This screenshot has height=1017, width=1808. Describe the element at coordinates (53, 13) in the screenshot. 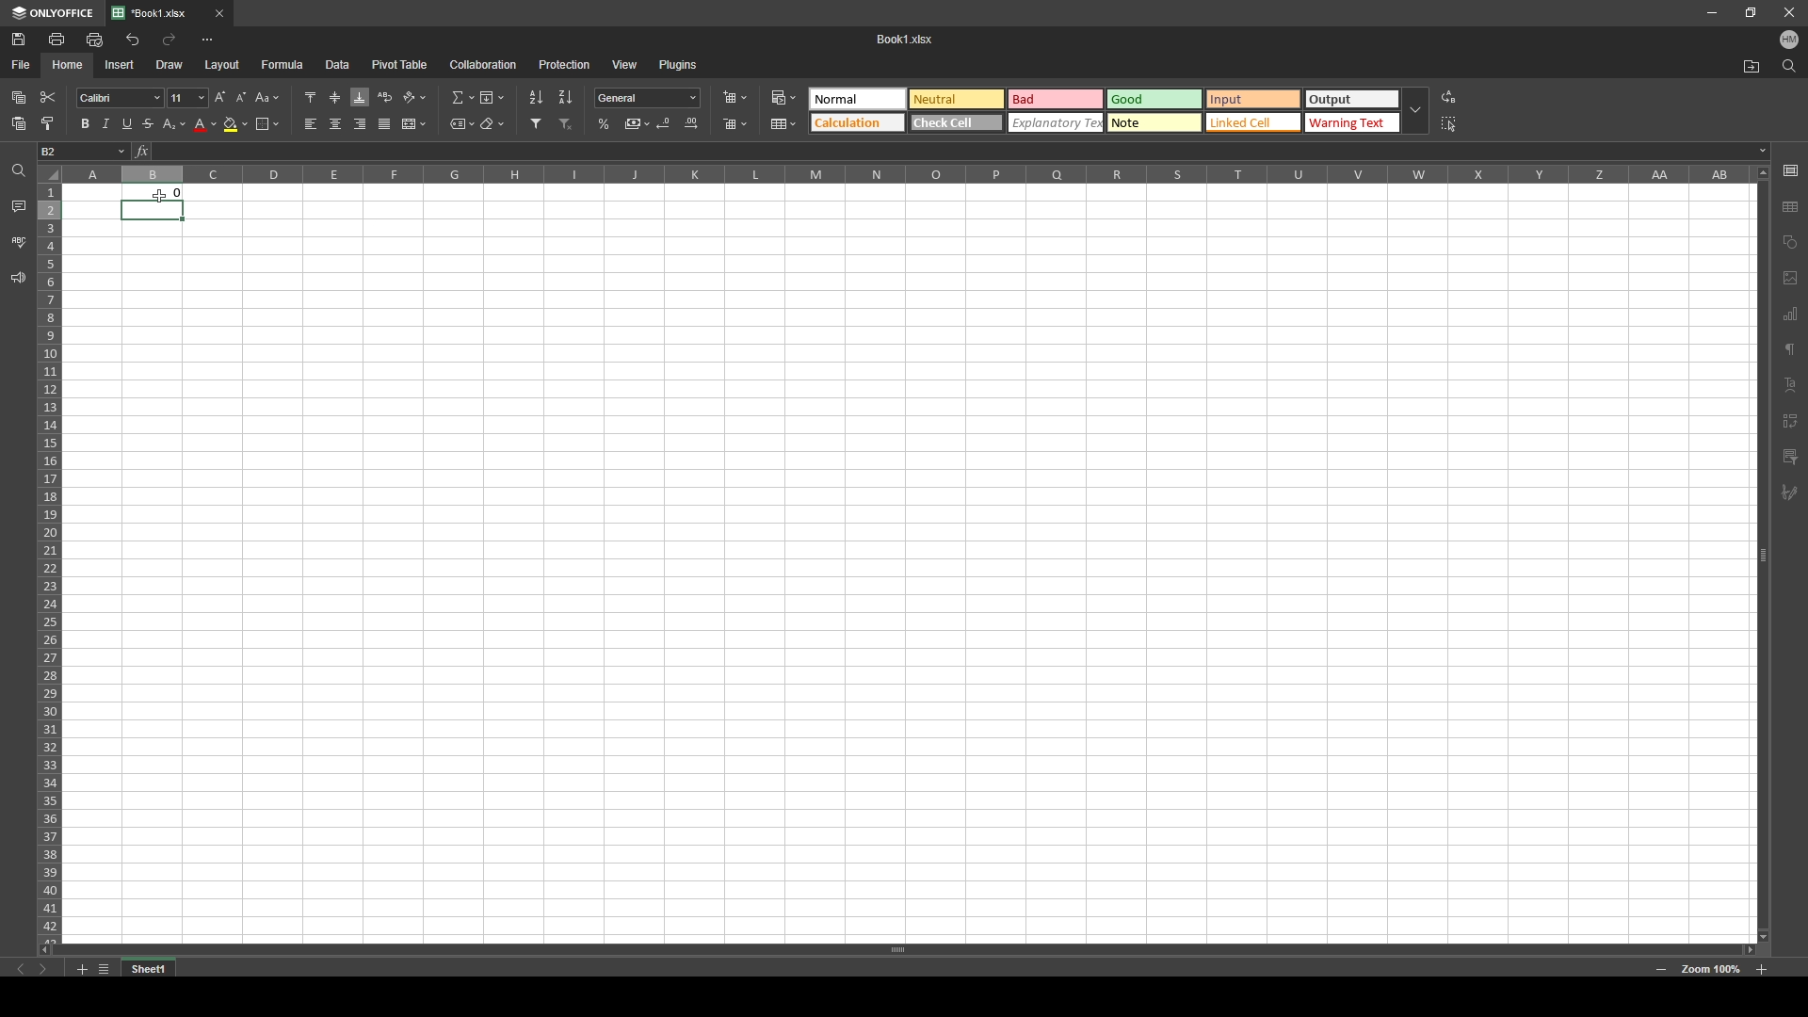

I see `onlyoffice` at that location.